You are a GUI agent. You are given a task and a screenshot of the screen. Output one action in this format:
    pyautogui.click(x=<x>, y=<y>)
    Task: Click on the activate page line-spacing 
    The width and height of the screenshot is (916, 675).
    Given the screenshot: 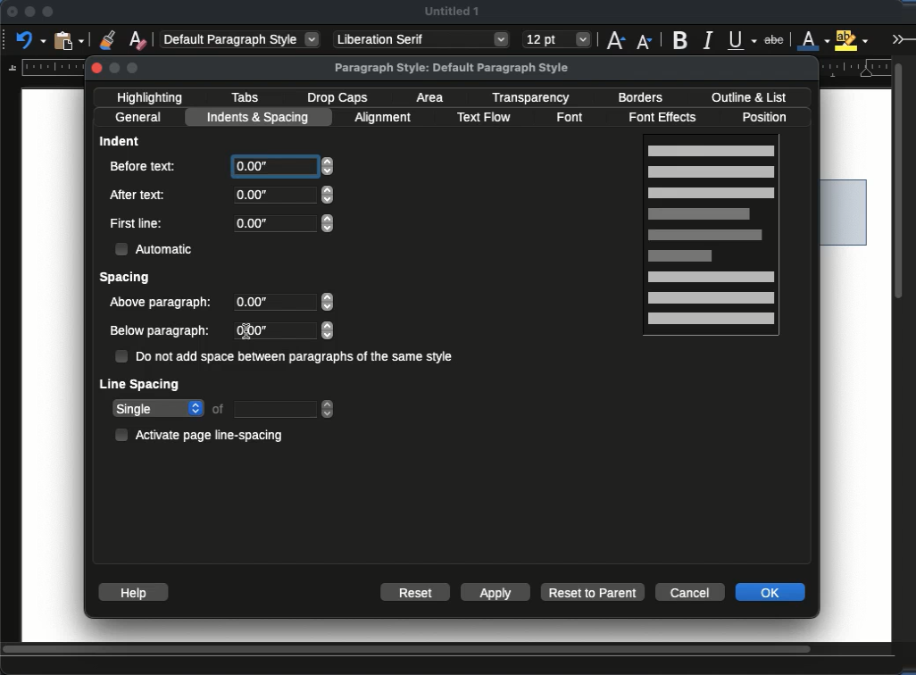 What is the action you would take?
    pyautogui.click(x=204, y=434)
    